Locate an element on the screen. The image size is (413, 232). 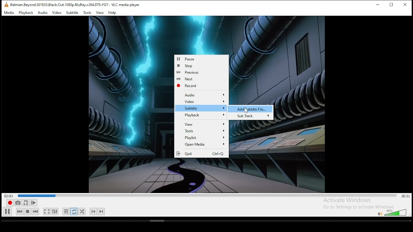
Pause is located at coordinates (200, 58).